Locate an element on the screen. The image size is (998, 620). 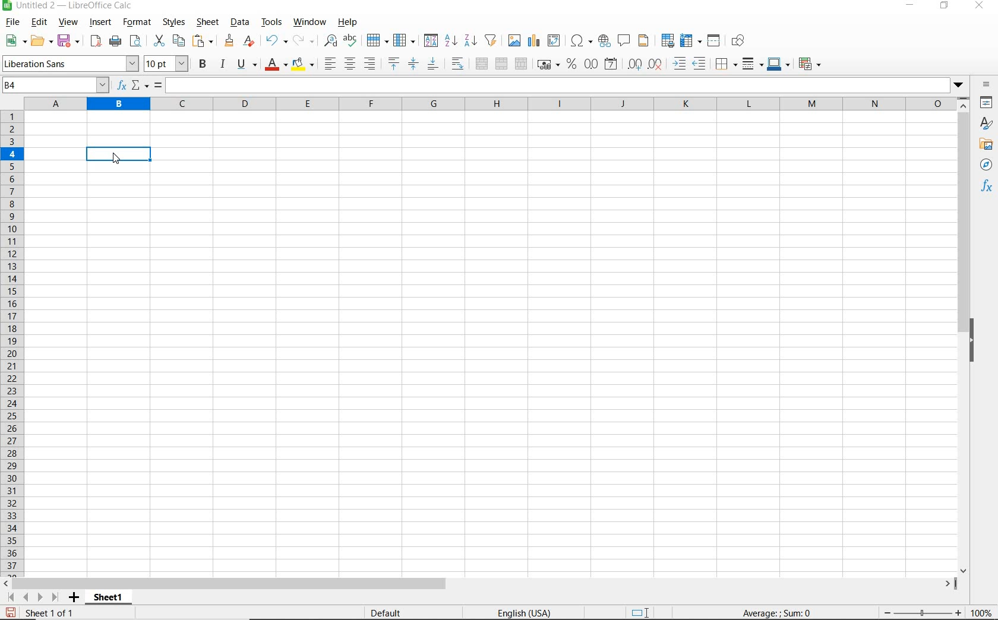
paste is located at coordinates (203, 42).